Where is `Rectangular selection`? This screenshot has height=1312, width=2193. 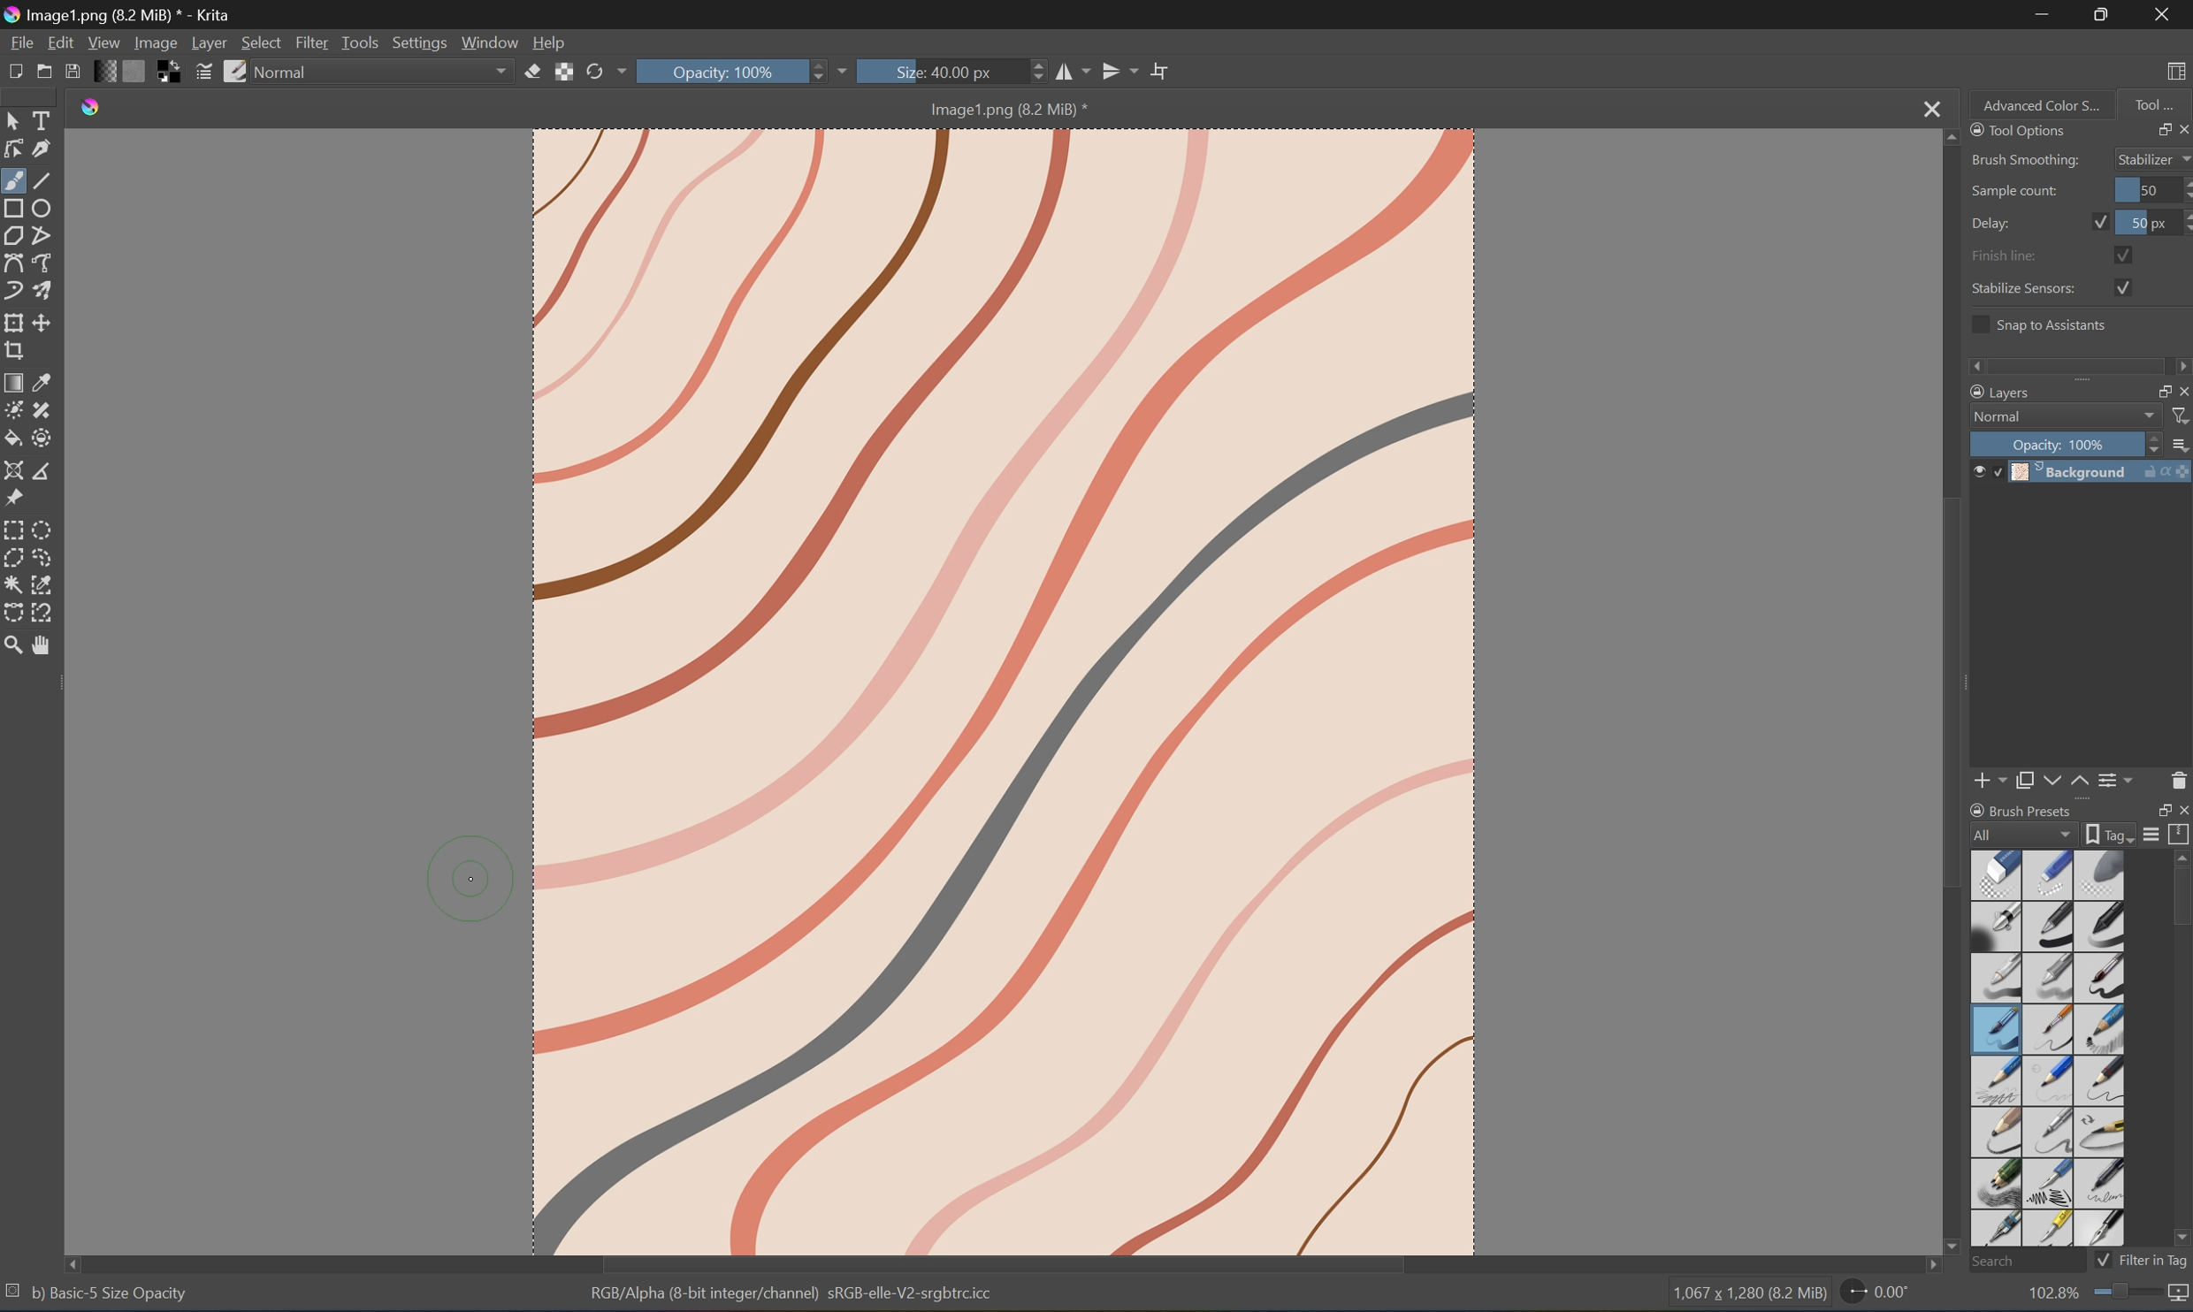
Rectangular selection is located at coordinates (14, 530).